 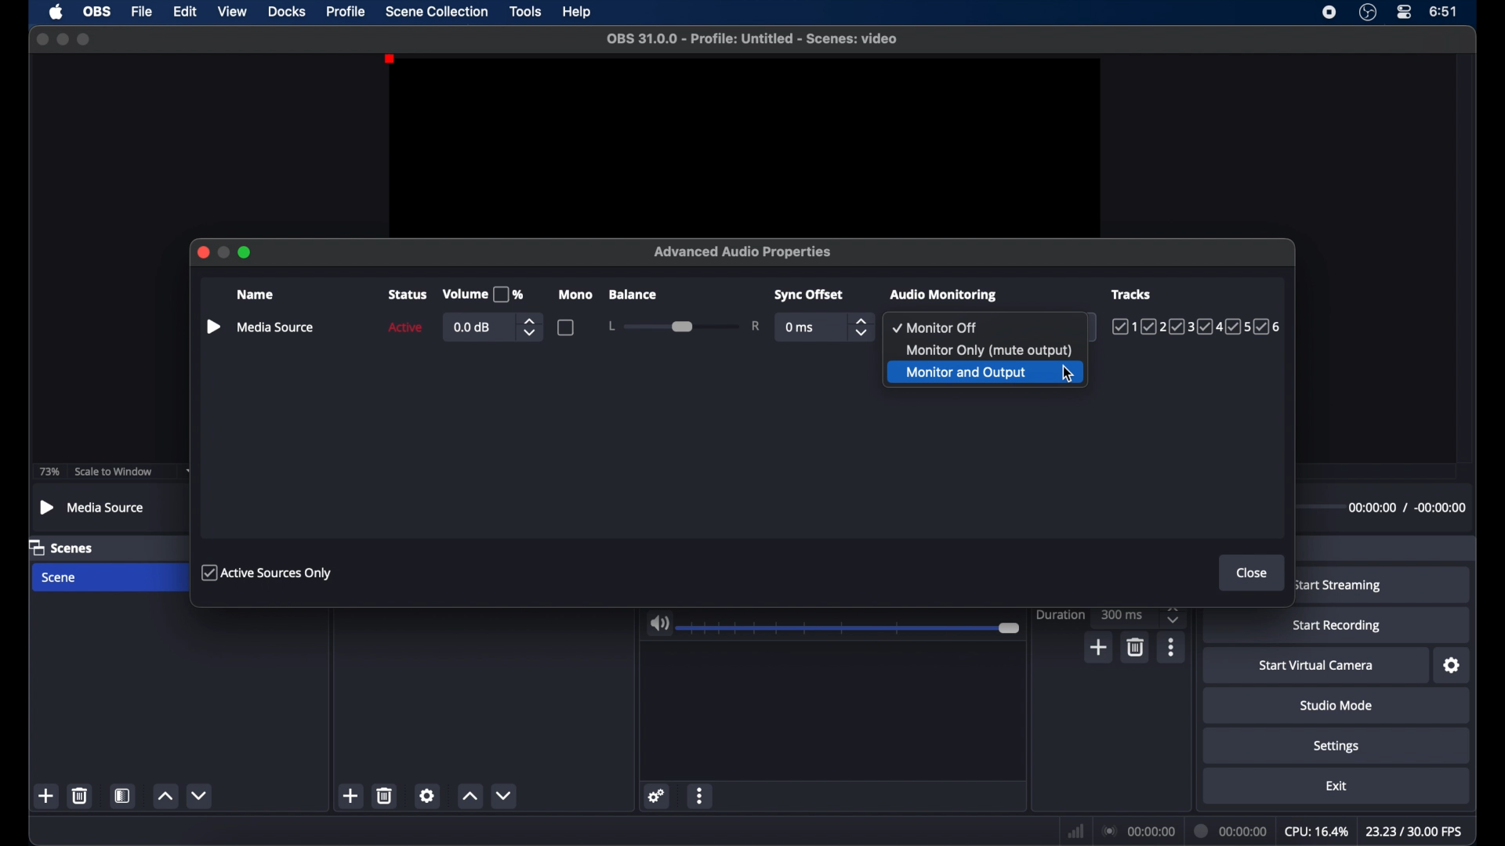 What do you see at coordinates (267, 573) in the screenshot?
I see `active sources only` at bounding box center [267, 573].